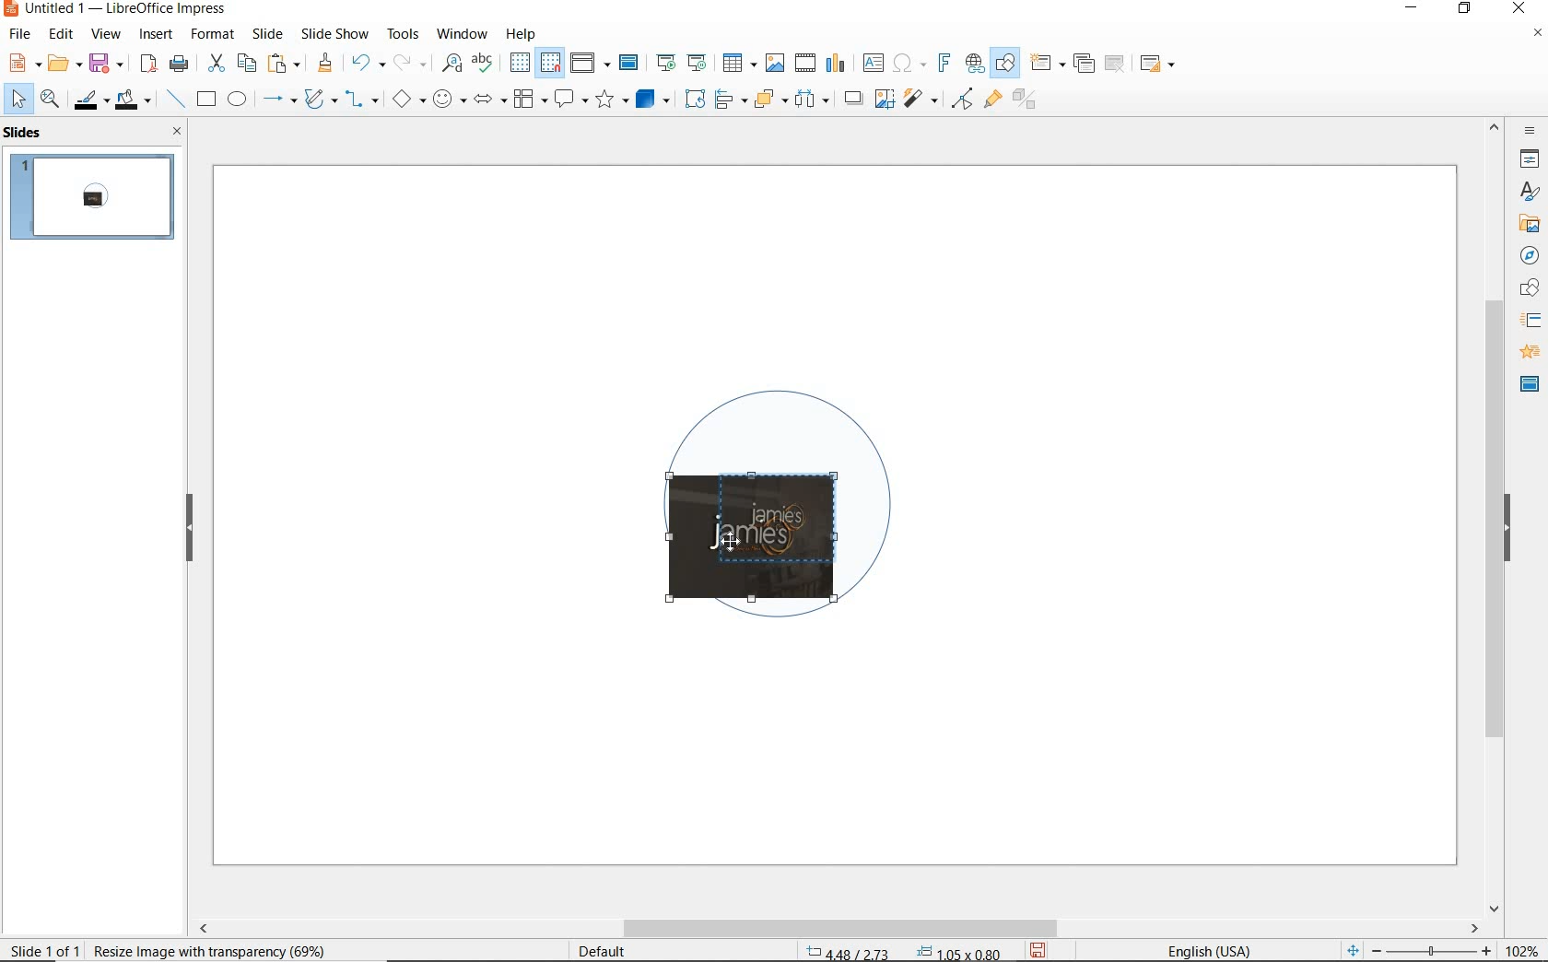  Describe the element at coordinates (1530, 193) in the screenshot. I see `styles` at that location.